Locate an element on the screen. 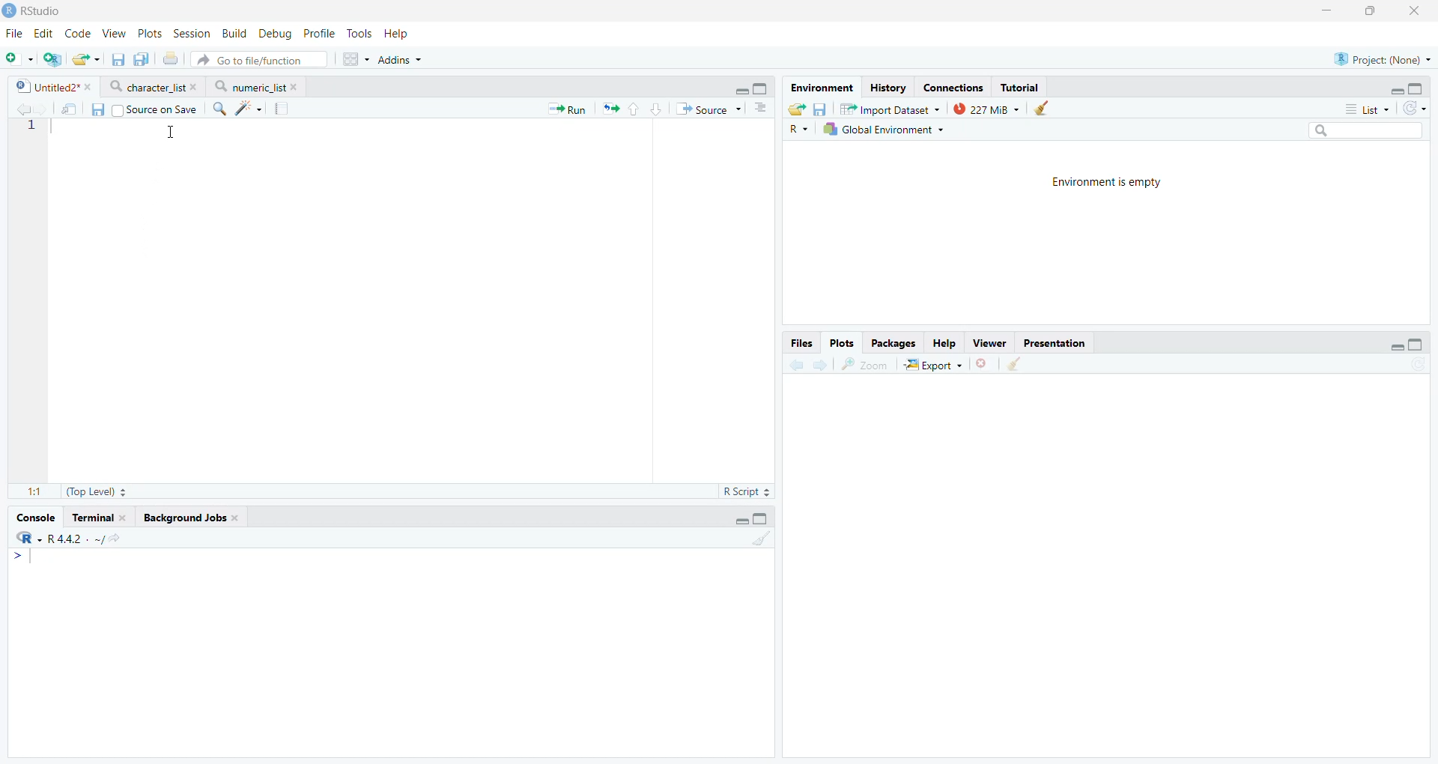 This screenshot has width=1438, height=764. Line numbers is located at coordinates (30, 127).